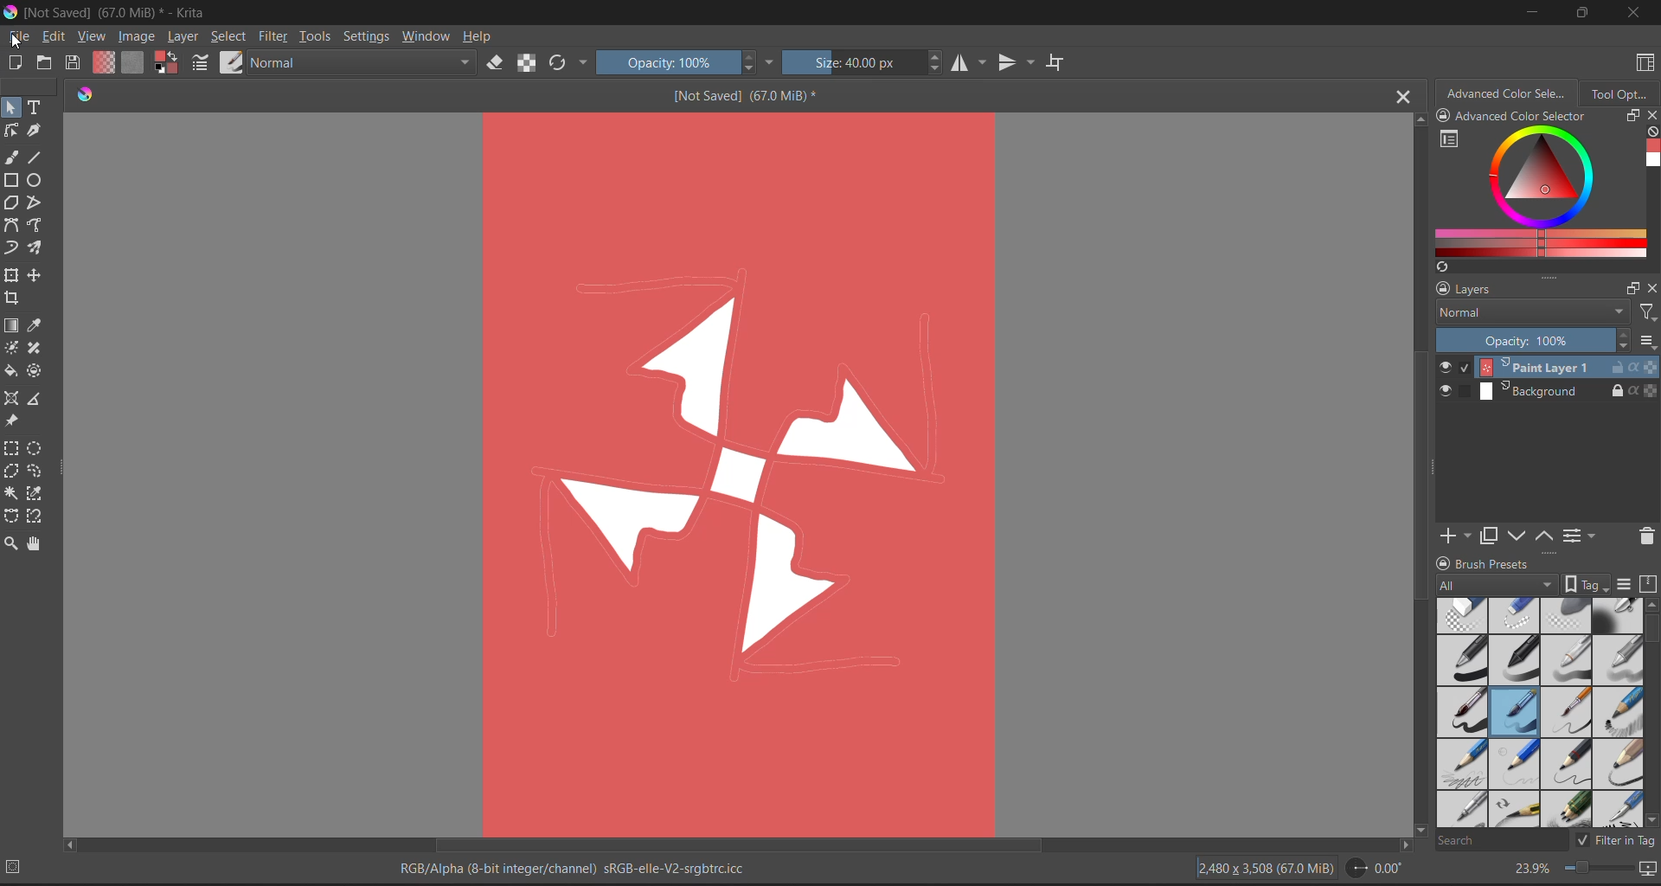  What do you see at coordinates (119, 11) in the screenshot?
I see `app name and file name` at bounding box center [119, 11].